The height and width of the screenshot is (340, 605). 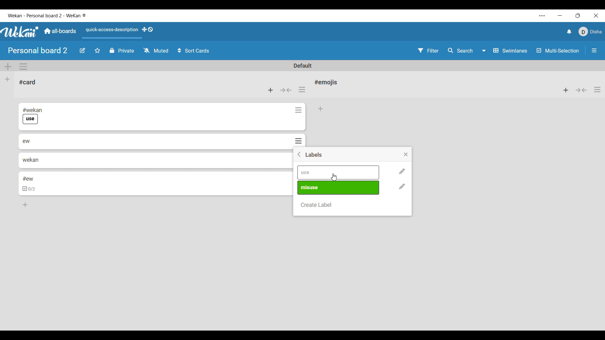 I want to click on #wekan, so click(x=33, y=110).